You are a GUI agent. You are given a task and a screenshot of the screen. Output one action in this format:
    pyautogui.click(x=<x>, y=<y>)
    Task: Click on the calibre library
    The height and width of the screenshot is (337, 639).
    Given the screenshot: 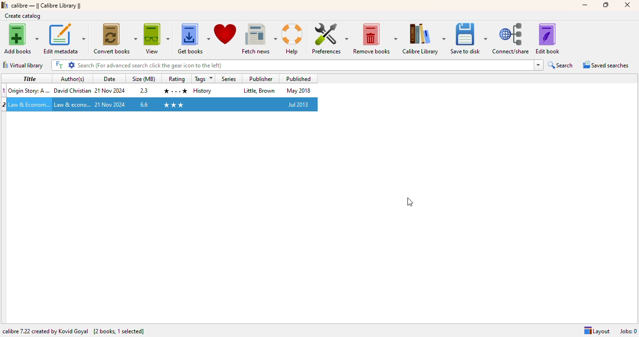 What is the action you would take?
    pyautogui.click(x=47, y=5)
    